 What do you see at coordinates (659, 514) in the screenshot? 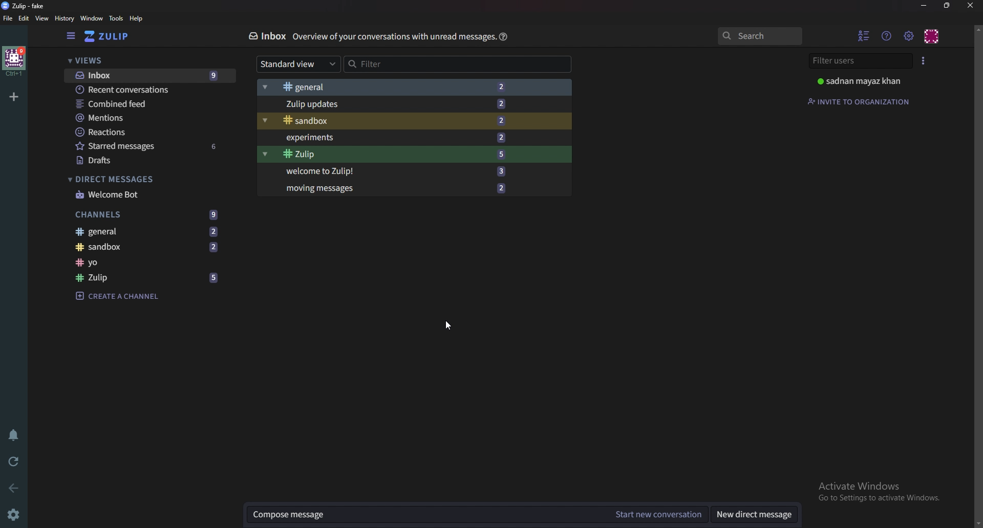
I see `Start new conversation` at bounding box center [659, 514].